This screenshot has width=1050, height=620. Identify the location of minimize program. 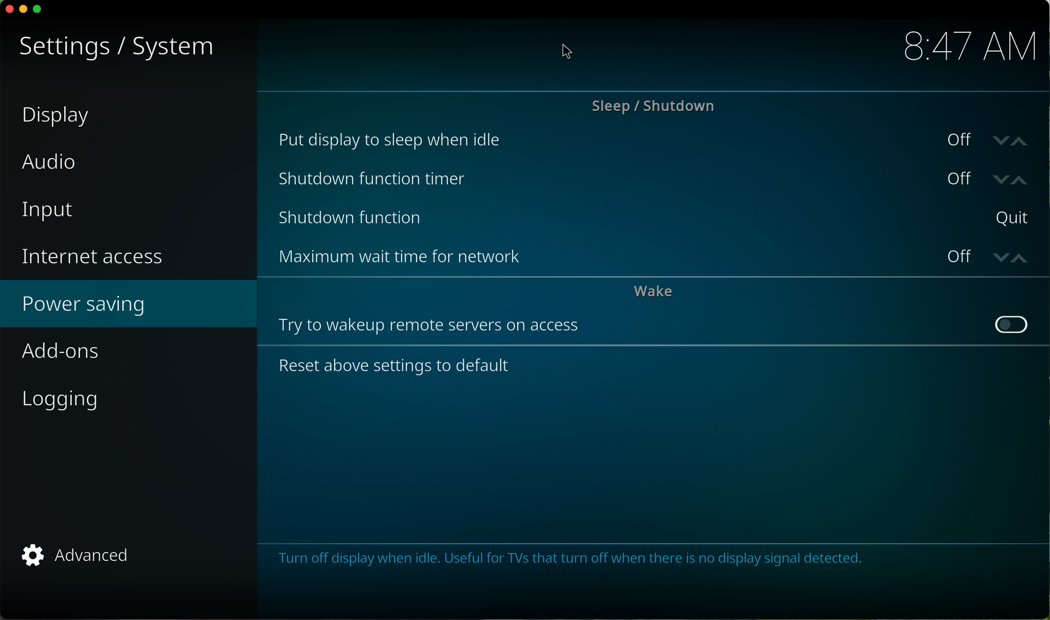
(24, 10).